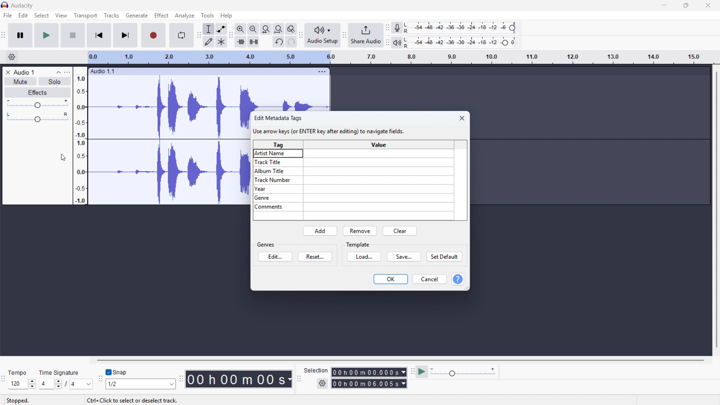 This screenshot has width=720, height=405. What do you see at coordinates (153, 36) in the screenshot?
I see `record` at bounding box center [153, 36].